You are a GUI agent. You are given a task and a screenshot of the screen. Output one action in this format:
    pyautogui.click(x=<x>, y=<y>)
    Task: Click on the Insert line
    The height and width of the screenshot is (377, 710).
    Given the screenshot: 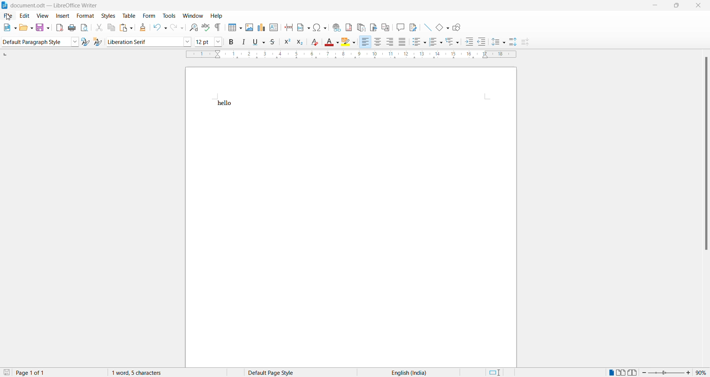 What is the action you would take?
    pyautogui.click(x=427, y=28)
    